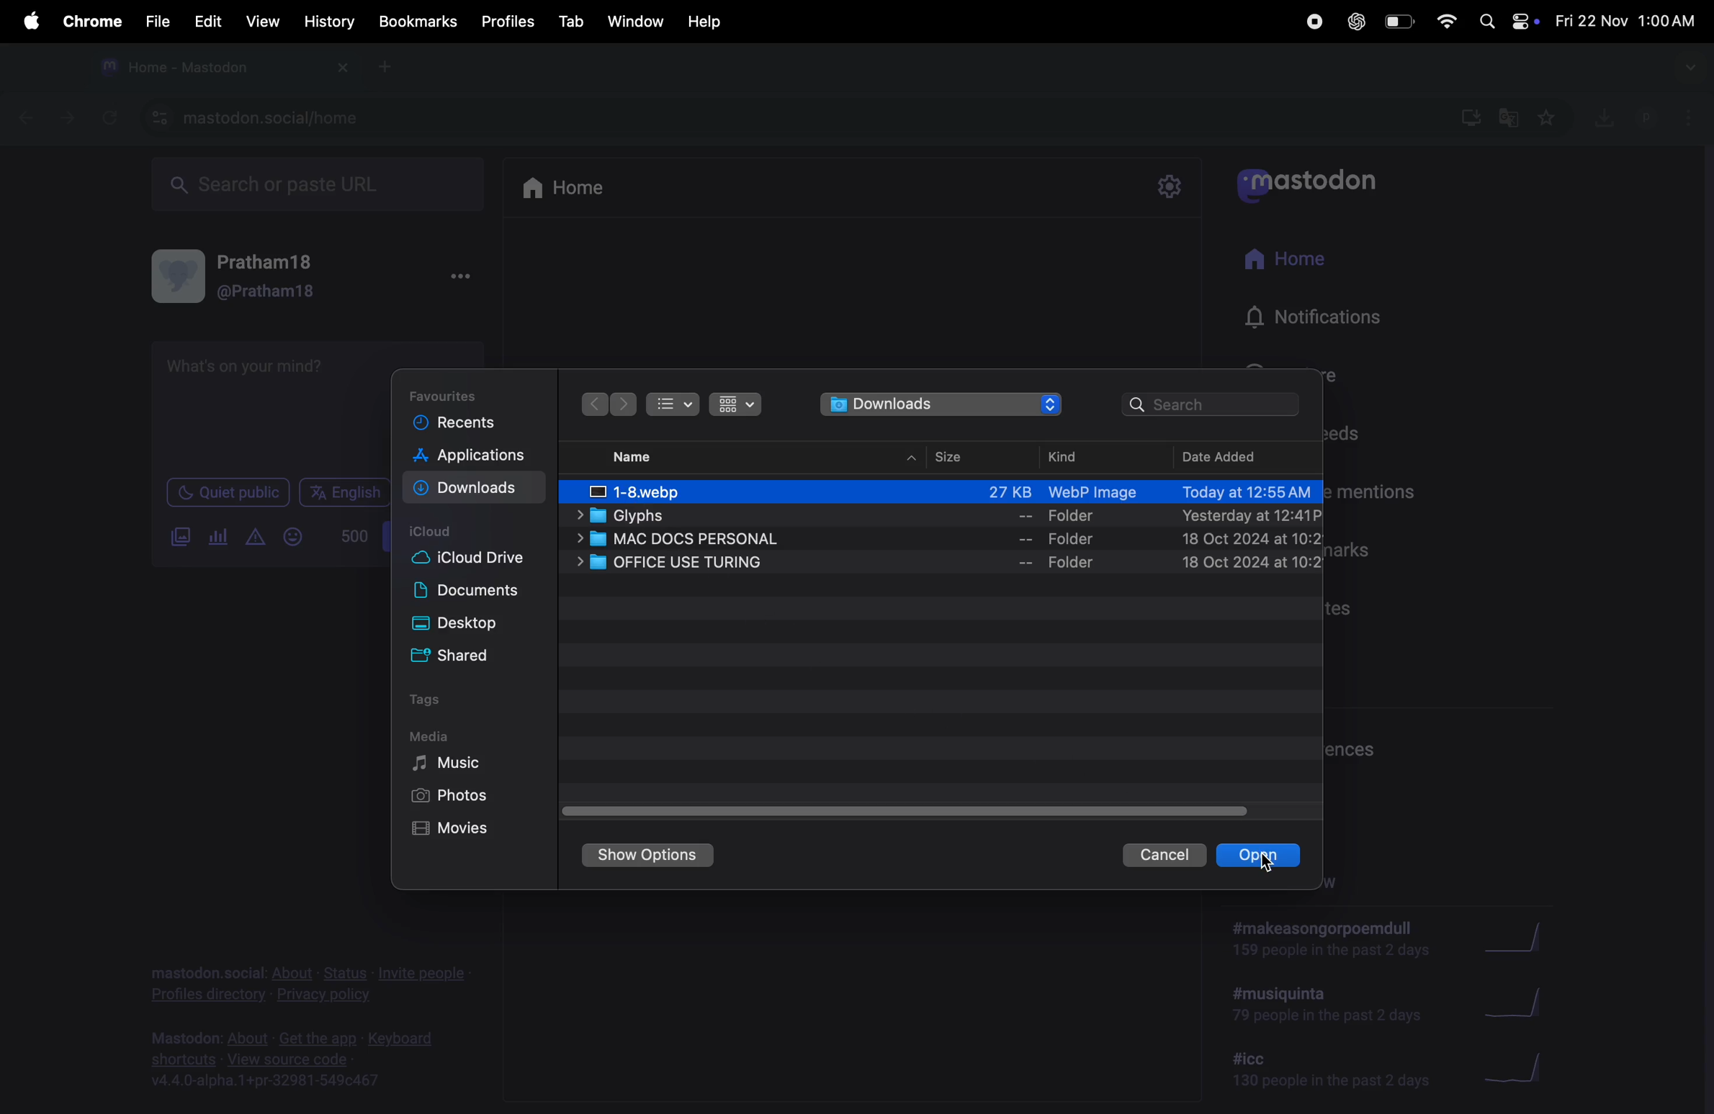 This screenshot has width=1714, height=1114. What do you see at coordinates (1684, 114) in the screenshot?
I see `options` at bounding box center [1684, 114].